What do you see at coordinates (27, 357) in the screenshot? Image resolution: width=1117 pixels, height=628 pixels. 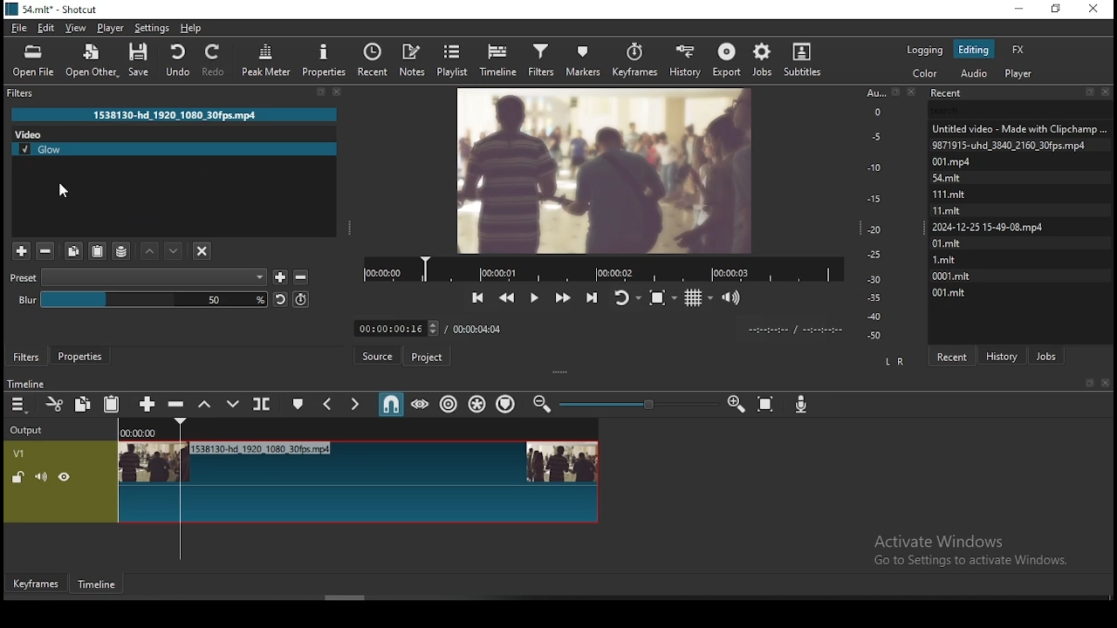 I see `filters` at bounding box center [27, 357].